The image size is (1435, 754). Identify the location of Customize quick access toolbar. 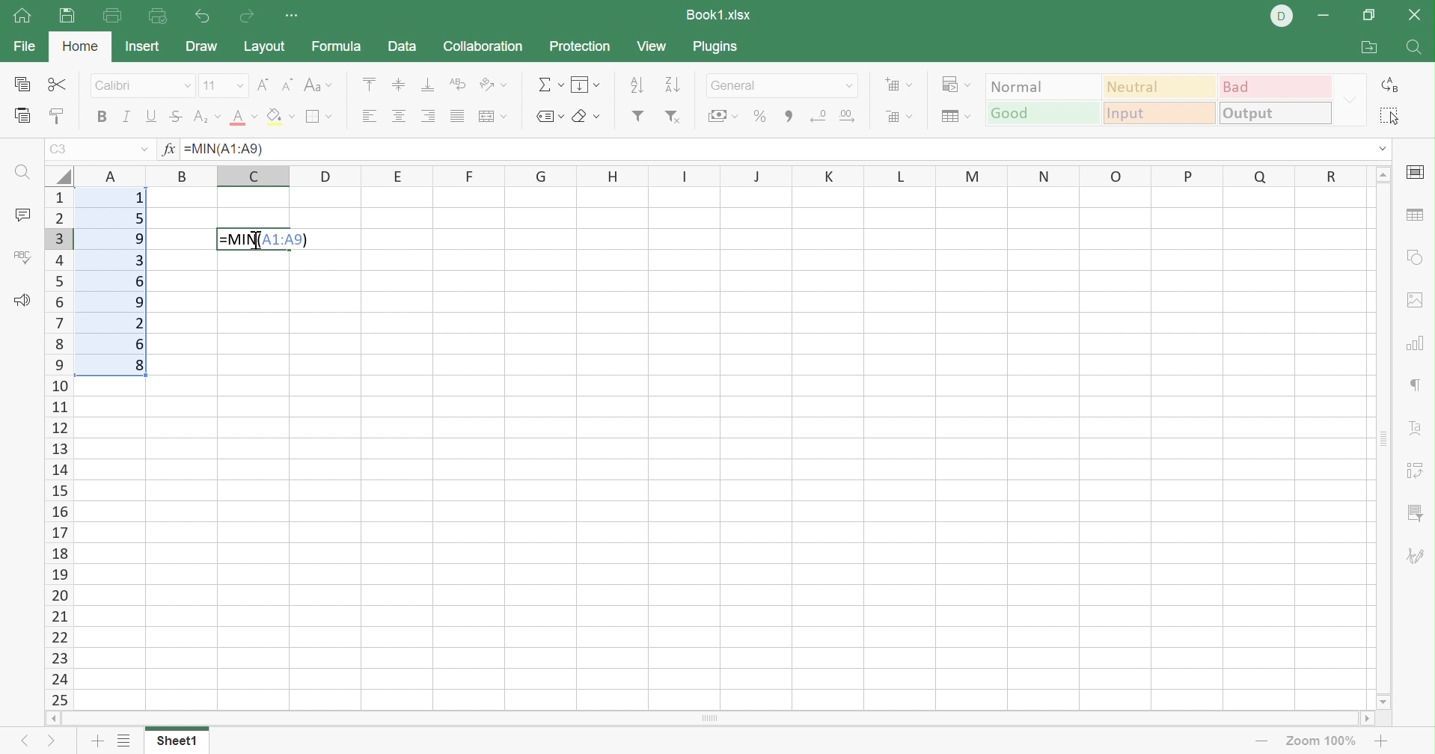
(297, 17).